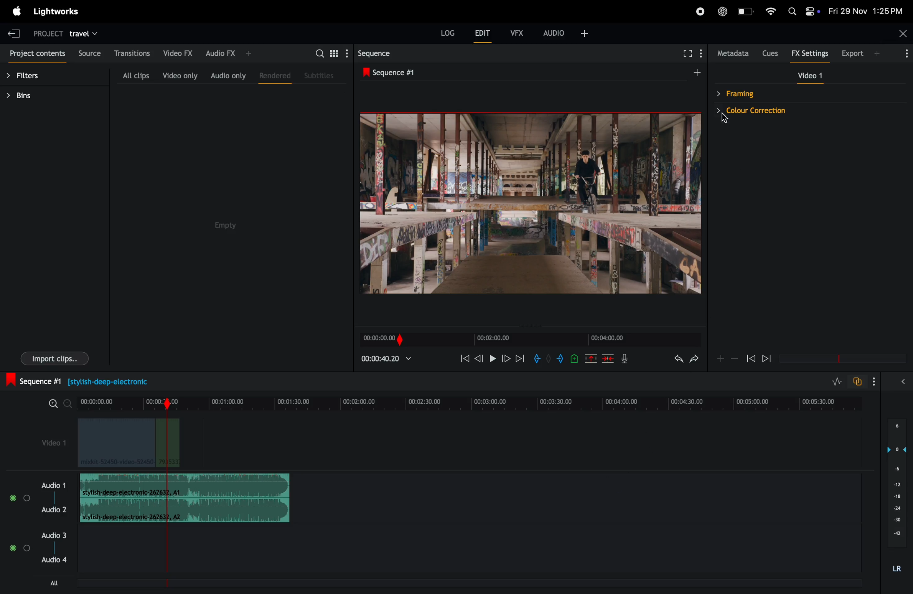 The height and width of the screenshot is (594, 913). I want to click on Log, so click(448, 33).